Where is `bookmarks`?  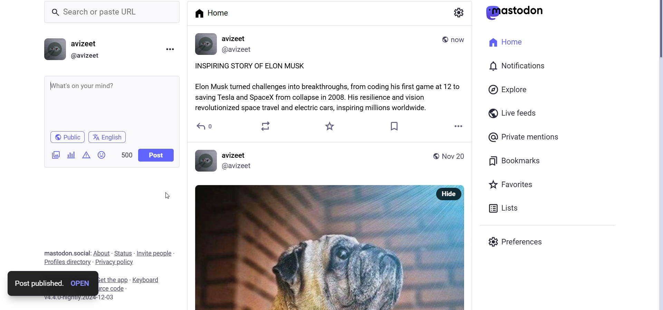 bookmarks is located at coordinates (395, 127).